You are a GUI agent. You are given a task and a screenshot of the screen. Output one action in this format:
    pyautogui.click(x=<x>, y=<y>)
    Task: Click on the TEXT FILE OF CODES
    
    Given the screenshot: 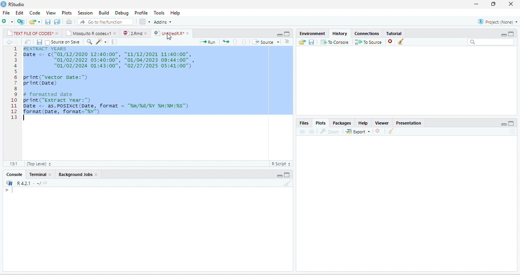 What is the action you would take?
    pyautogui.click(x=30, y=33)
    